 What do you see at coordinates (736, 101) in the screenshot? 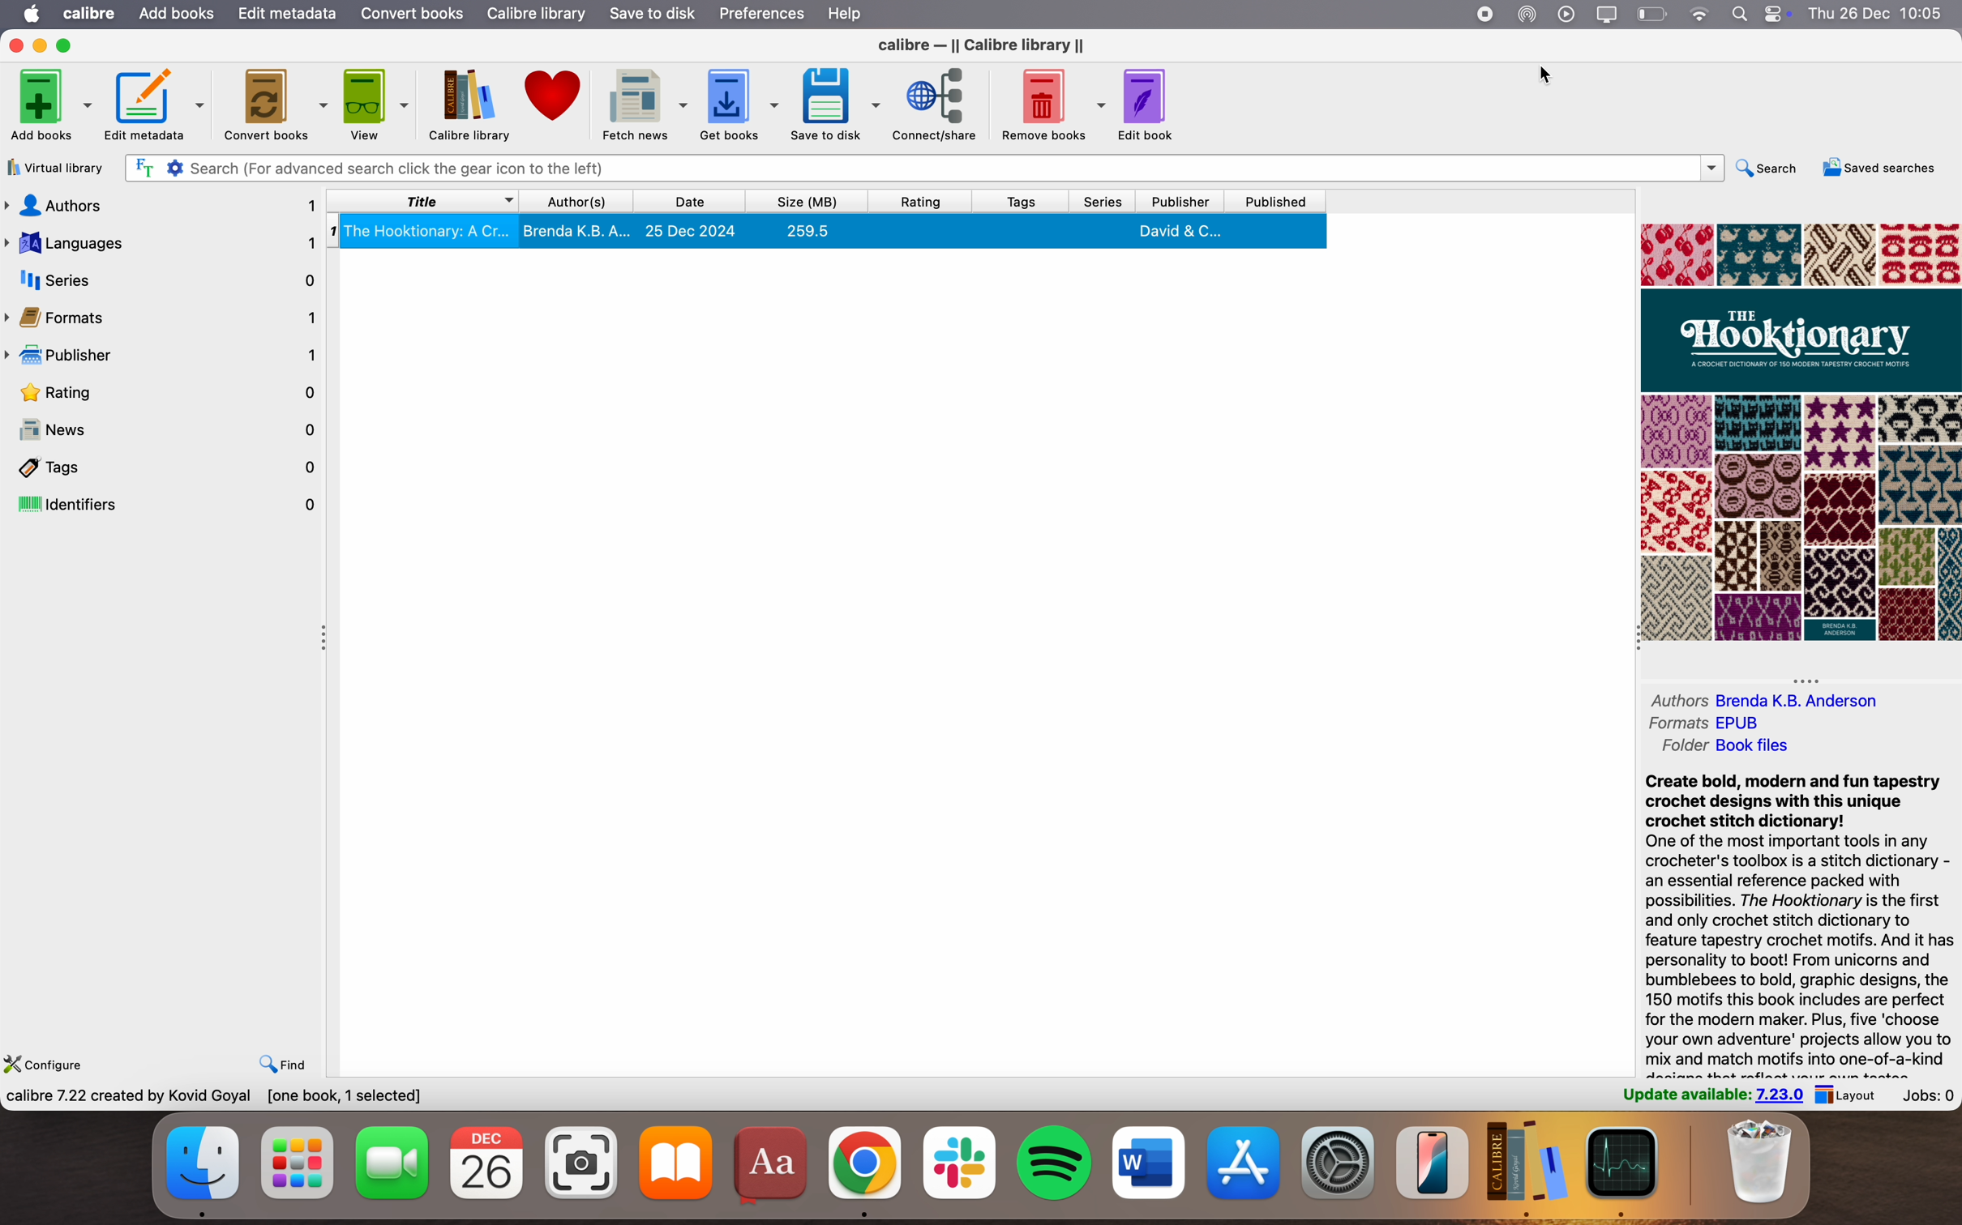
I see `get books` at bounding box center [736, 101].